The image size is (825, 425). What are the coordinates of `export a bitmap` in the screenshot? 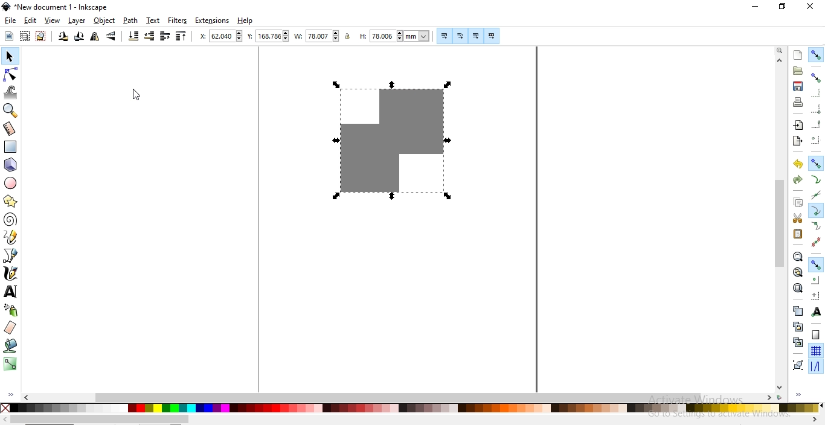 It's located at (797, 141).